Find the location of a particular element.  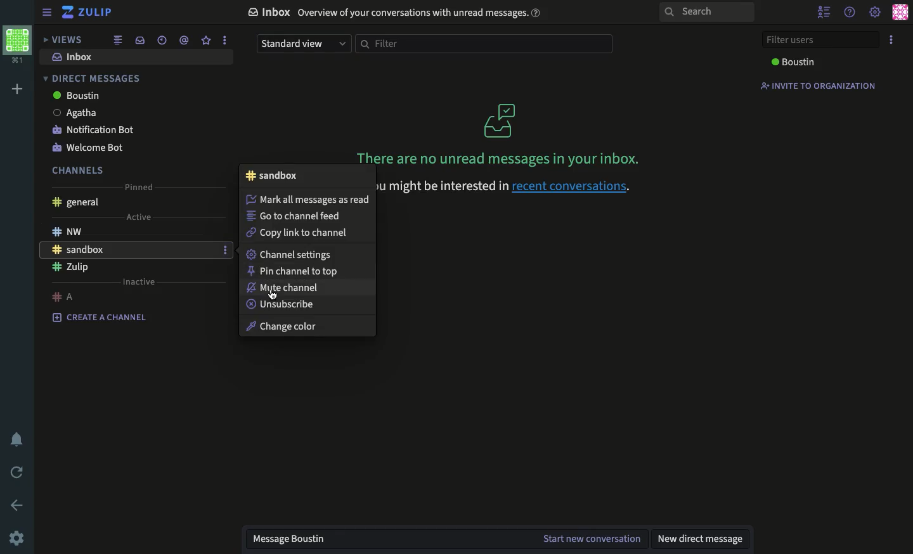

filter is located at coordinates (484, 45).